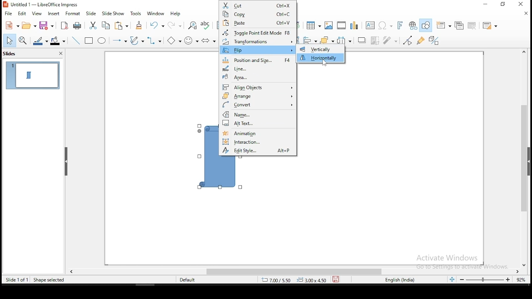  I want to click on convert, so click(256, 105).